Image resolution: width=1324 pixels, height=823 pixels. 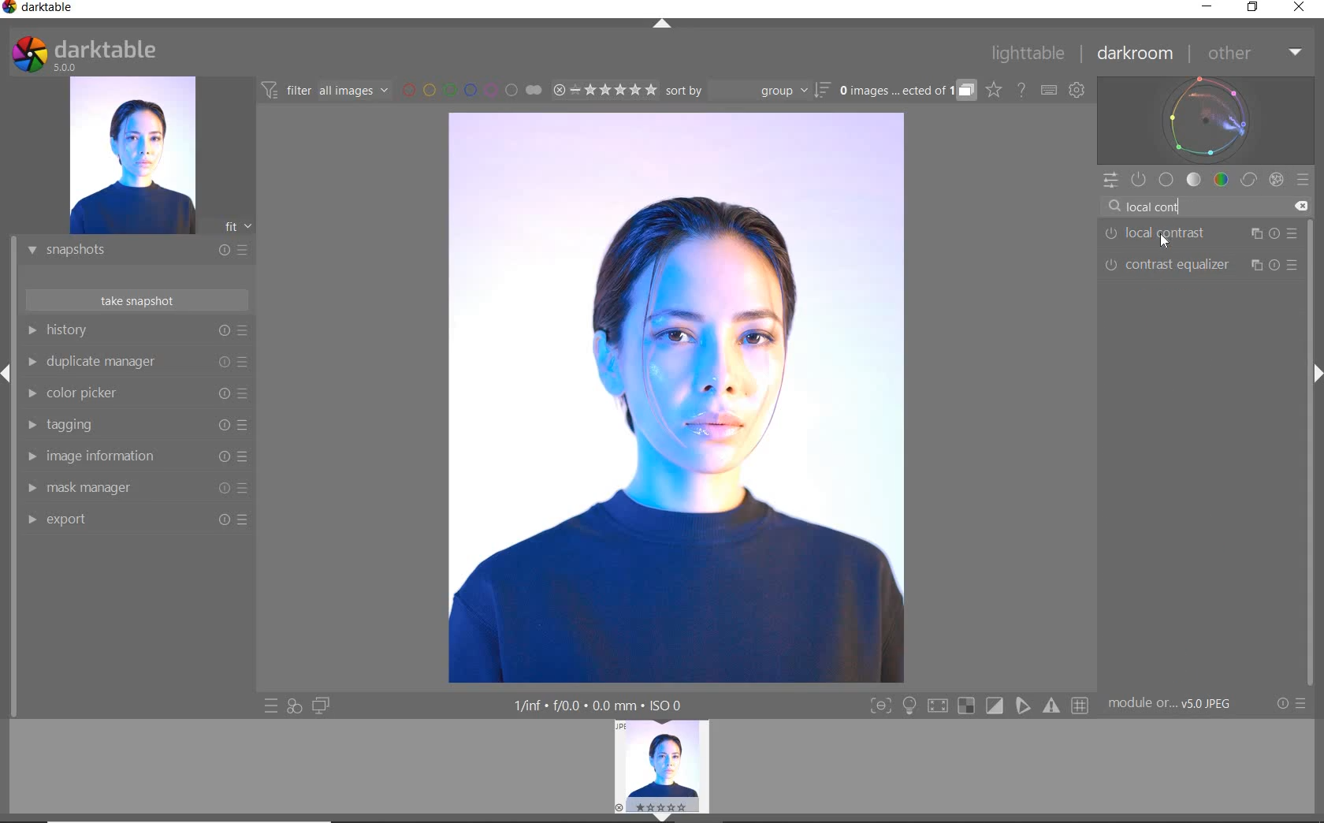 What do you see at coordinates (132, 460) in the screenshot?
I see `IMAGE INFORMATION` at bounding box center [132, 460].